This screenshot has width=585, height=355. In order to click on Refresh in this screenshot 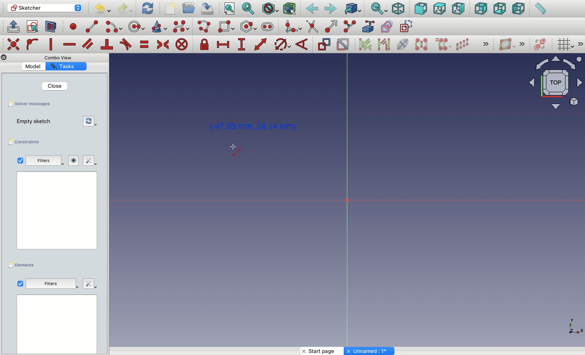, I will do `click(147, 9)`.